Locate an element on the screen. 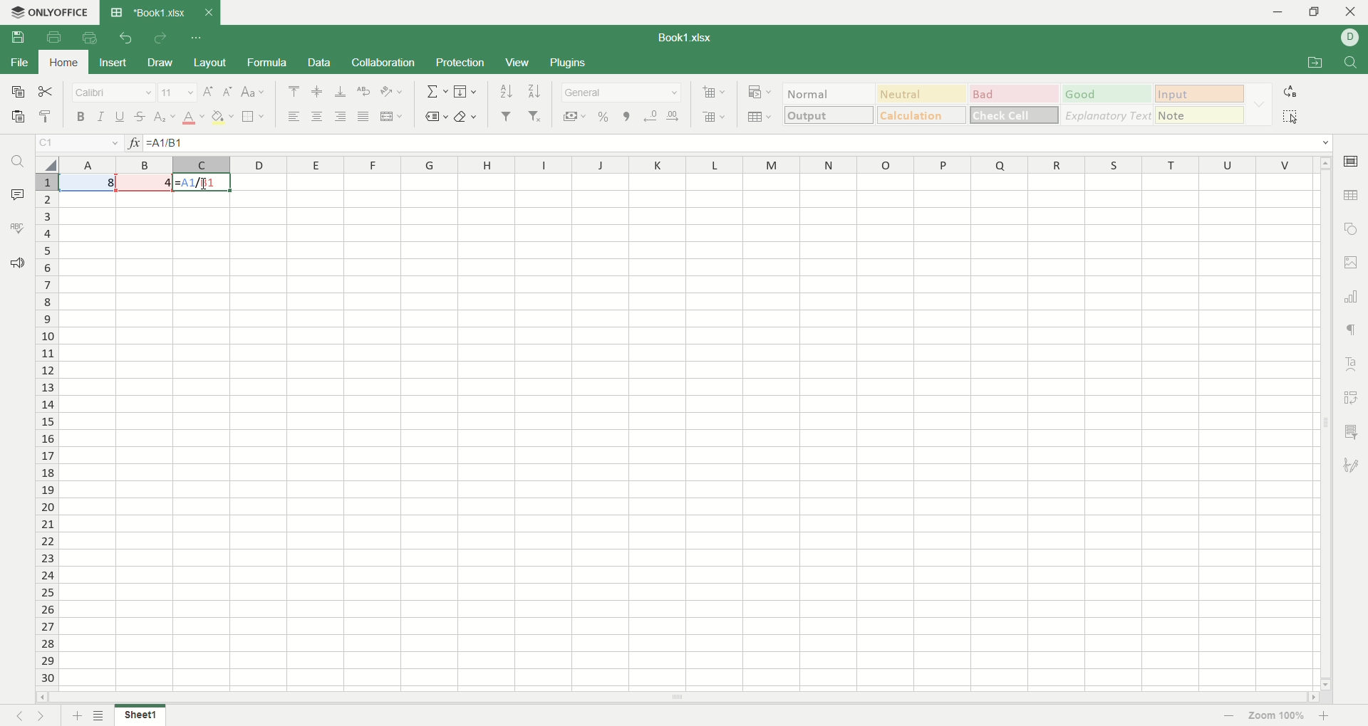 The width and height of the screenshot is (1368, 726). cell settings is located at coordinates (1351, 160).